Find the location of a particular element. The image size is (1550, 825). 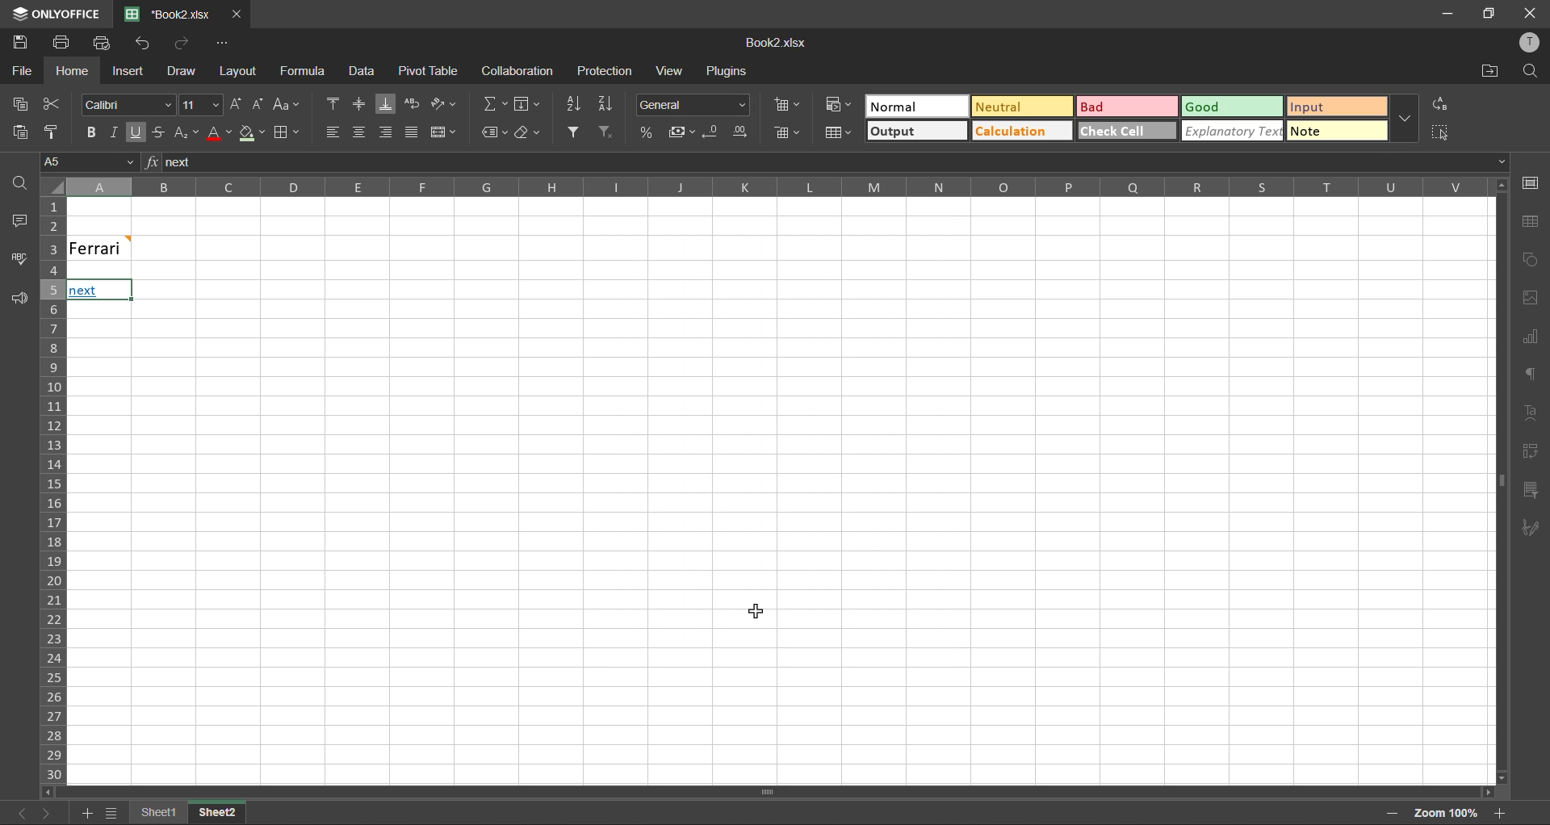

file is located at coordinates (21, 72).